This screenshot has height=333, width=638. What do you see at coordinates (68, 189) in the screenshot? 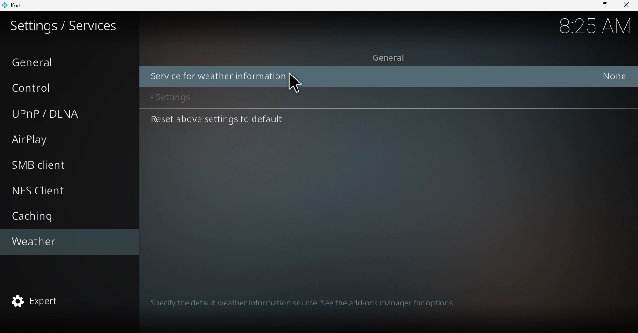
I see `NFS client` at bounding box center [68, 189].